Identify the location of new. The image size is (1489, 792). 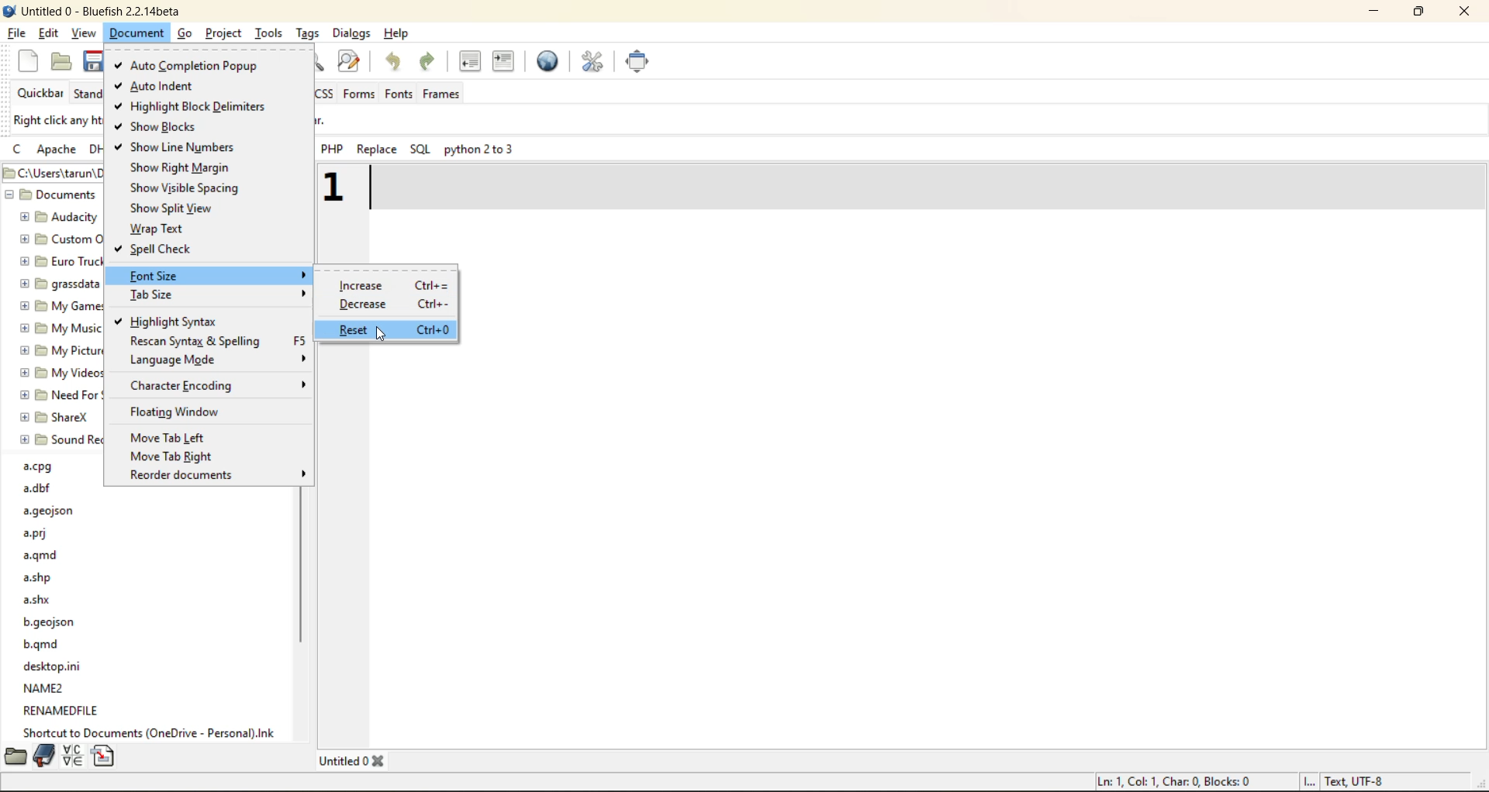
(28, 58).